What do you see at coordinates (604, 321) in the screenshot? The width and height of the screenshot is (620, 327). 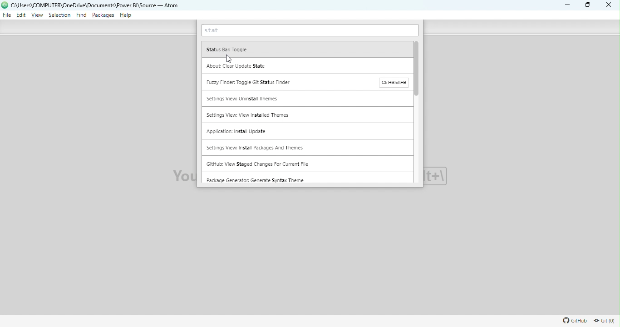 I see `Git repository` at bounding box center [604, 321].